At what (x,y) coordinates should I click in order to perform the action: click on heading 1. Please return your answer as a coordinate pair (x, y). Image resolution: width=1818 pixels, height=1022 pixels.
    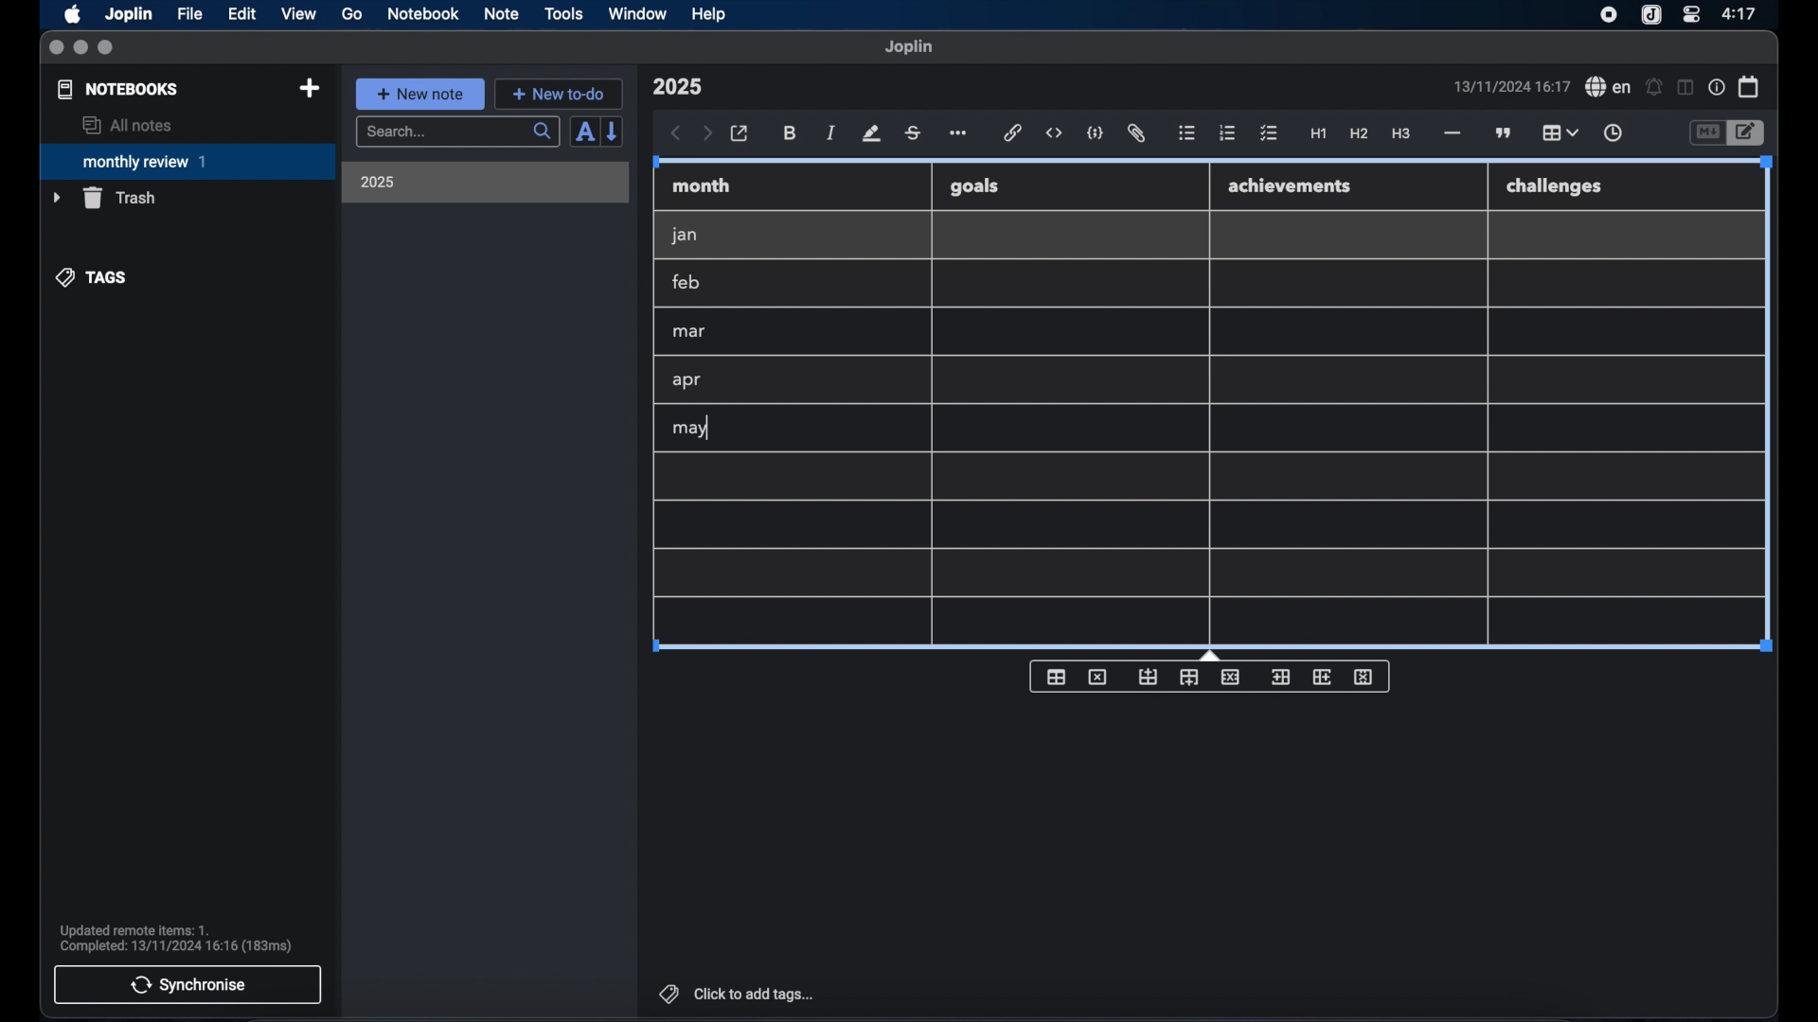
    Looking at the image, I should click on (1319, 134).